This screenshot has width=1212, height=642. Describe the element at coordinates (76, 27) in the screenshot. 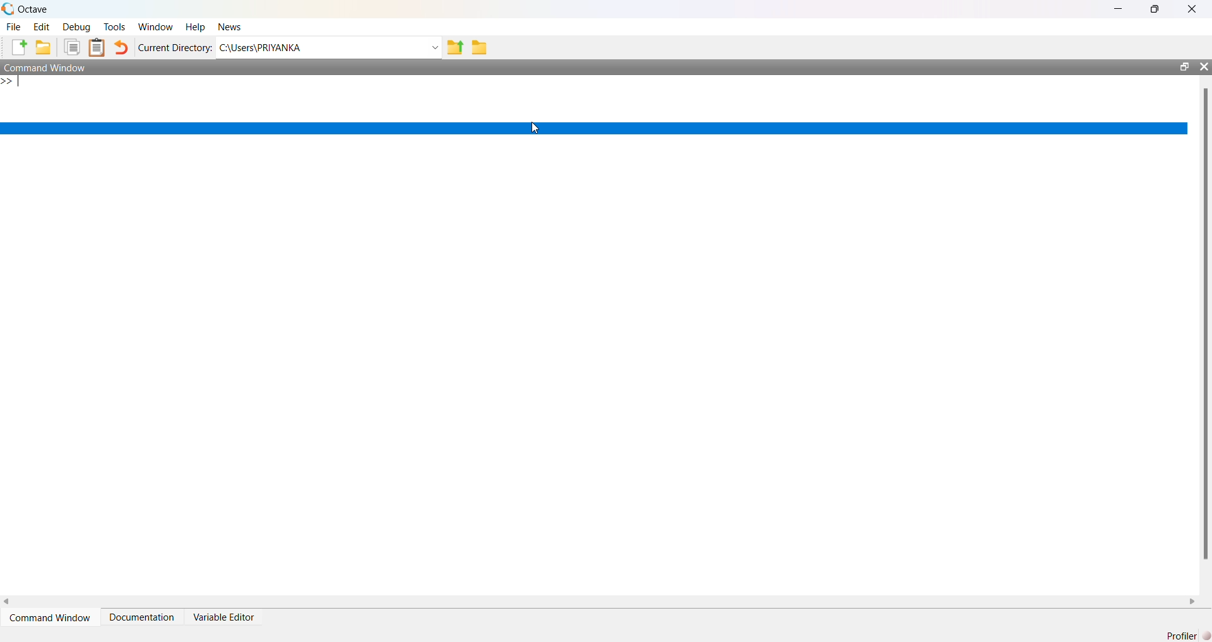

I see `Debug` at that location.